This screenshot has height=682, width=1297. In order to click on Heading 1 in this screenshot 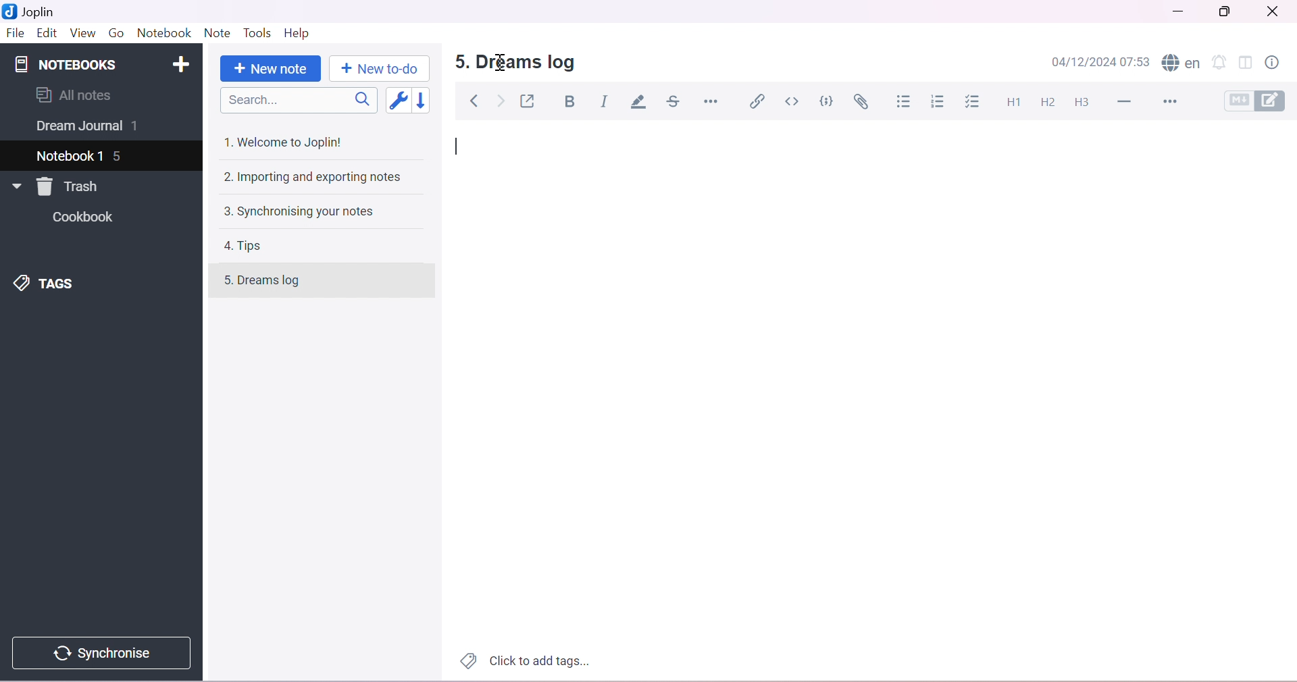, I will do `click(1015, 101)`.